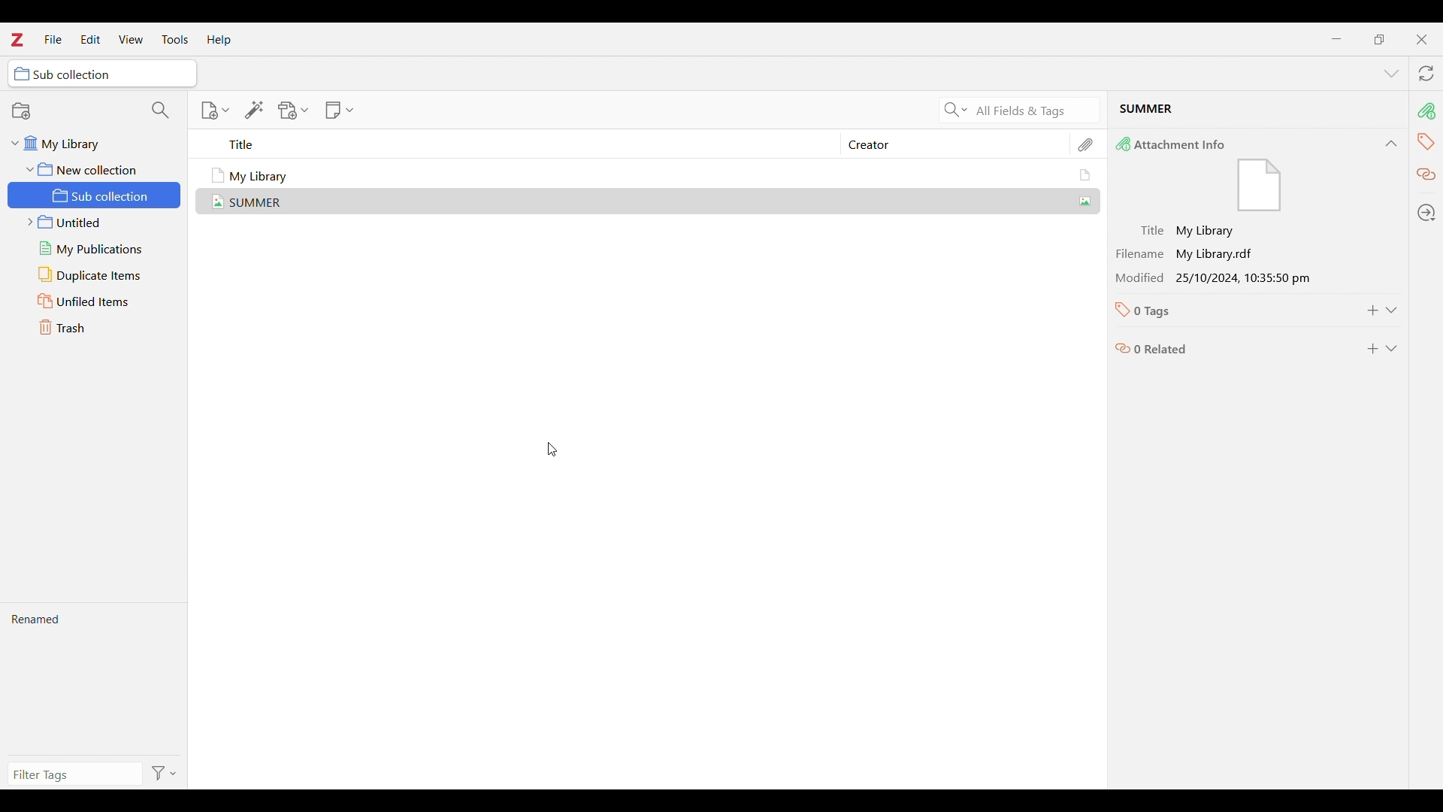  Describe the element at coordinates (1427, 212) in the screenshot. I see `Locate` at that location.